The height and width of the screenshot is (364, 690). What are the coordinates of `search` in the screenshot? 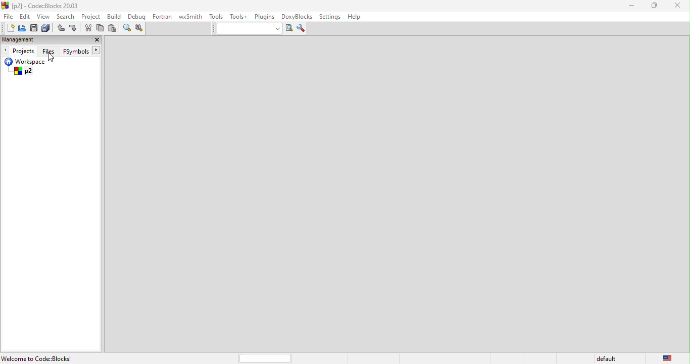 It's located at (67, 17).